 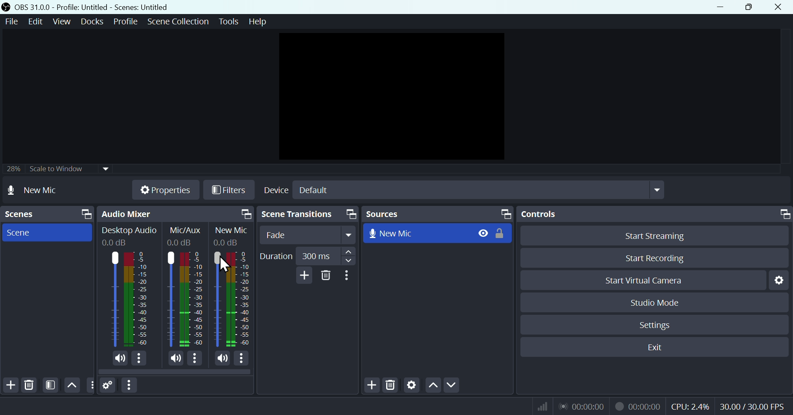 I want to click on (un)lock, so click(x=502, y=233).